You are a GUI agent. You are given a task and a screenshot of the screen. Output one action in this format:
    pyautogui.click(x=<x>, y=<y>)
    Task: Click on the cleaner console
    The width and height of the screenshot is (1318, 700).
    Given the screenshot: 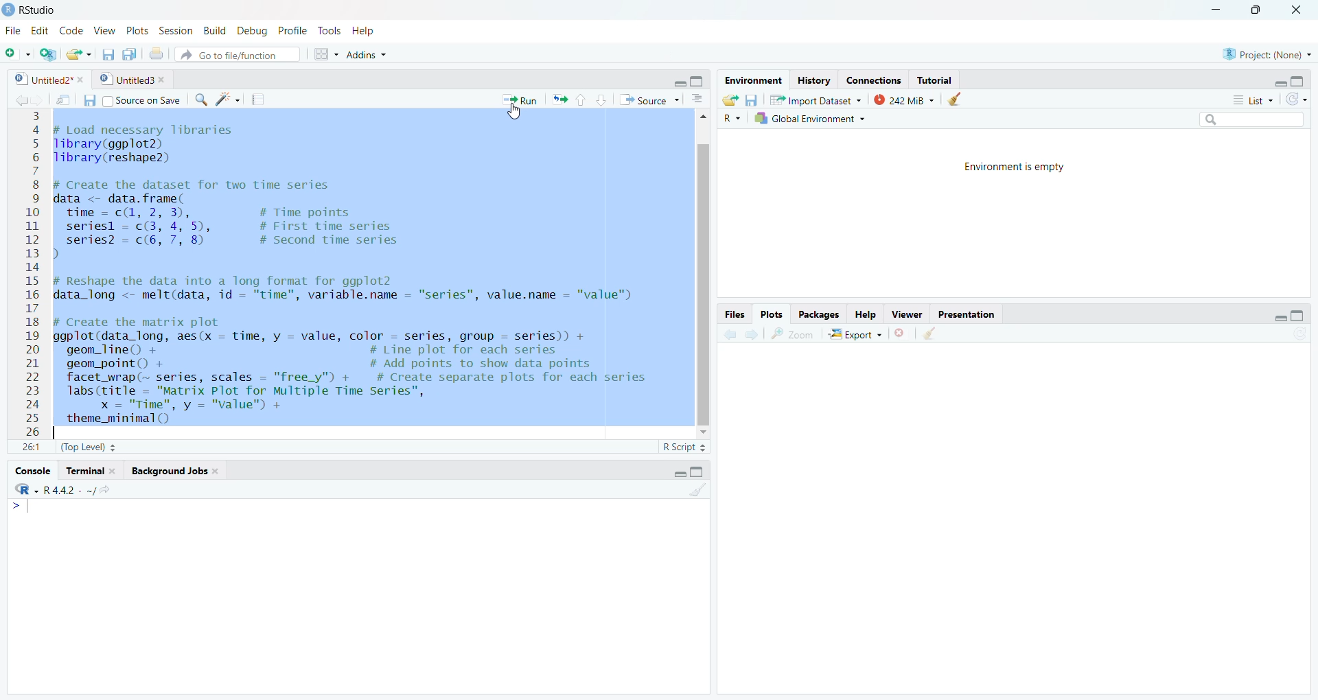 What is the action you would take?
    pyautogui.click(x=698, y=491)
    